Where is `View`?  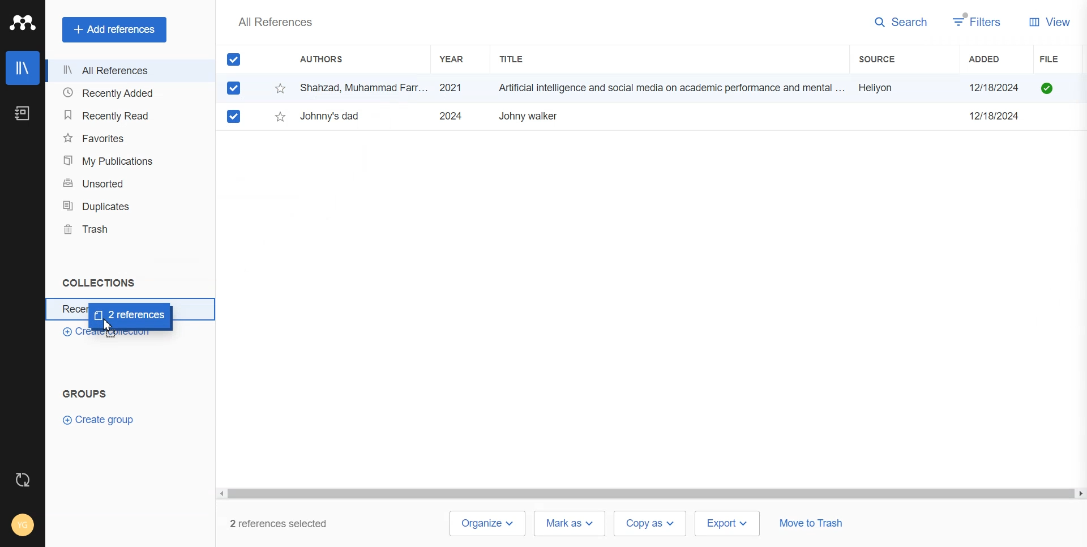 View is located at coordinates (1050, 21).